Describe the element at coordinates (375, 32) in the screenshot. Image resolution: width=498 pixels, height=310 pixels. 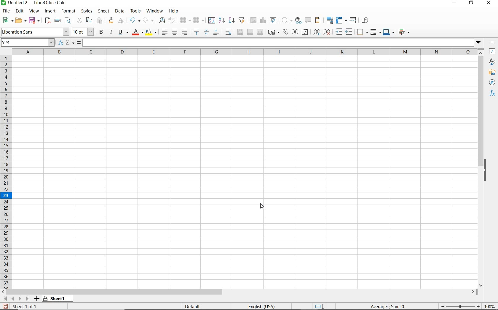
I see `BORDER STYLE` at that location.